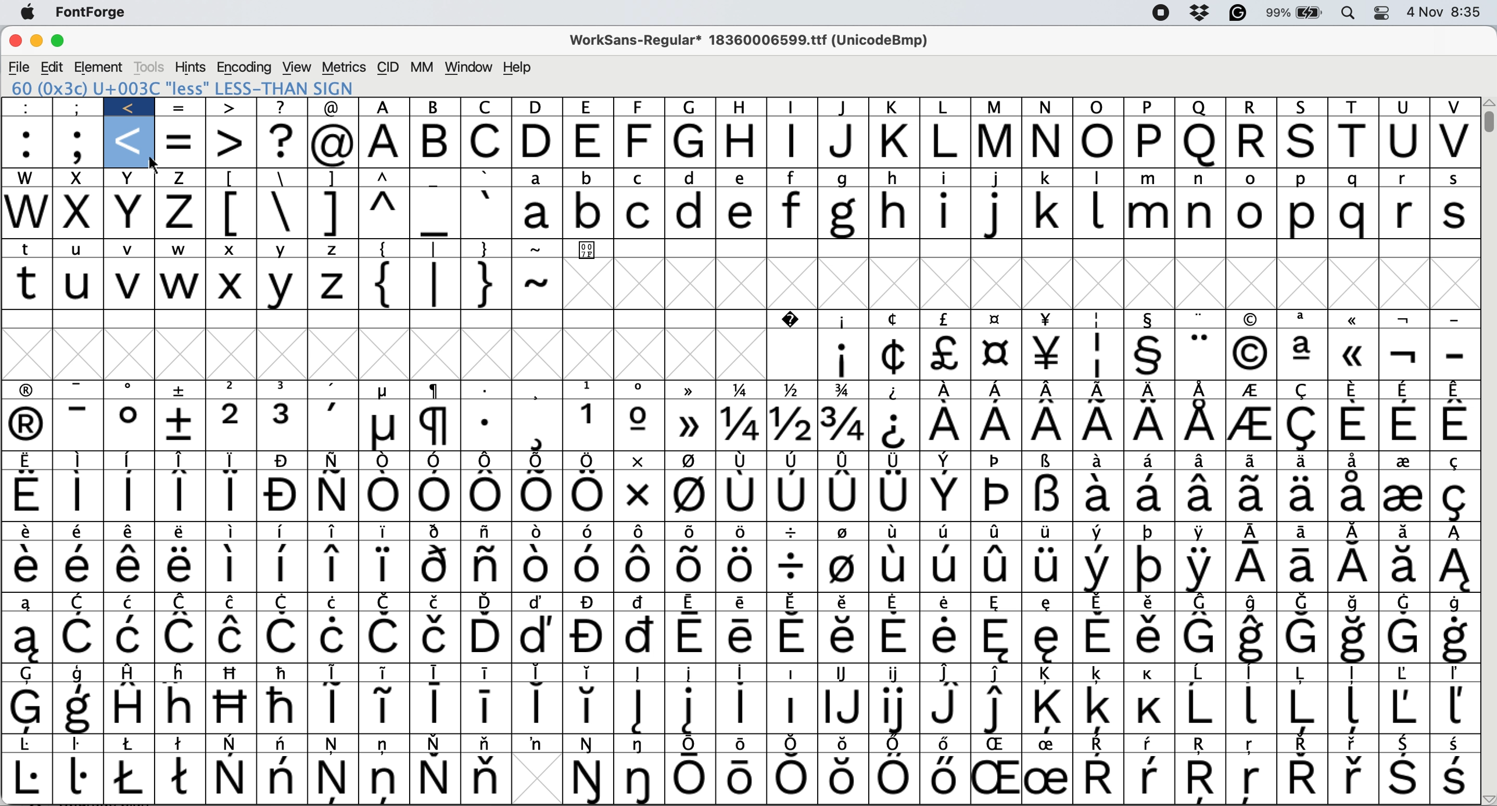 This screenshot has height=806, width=1497. What do you see at coordinates (947, 177) in the screenshot?
I see `i` at bounding box center [947, 177].